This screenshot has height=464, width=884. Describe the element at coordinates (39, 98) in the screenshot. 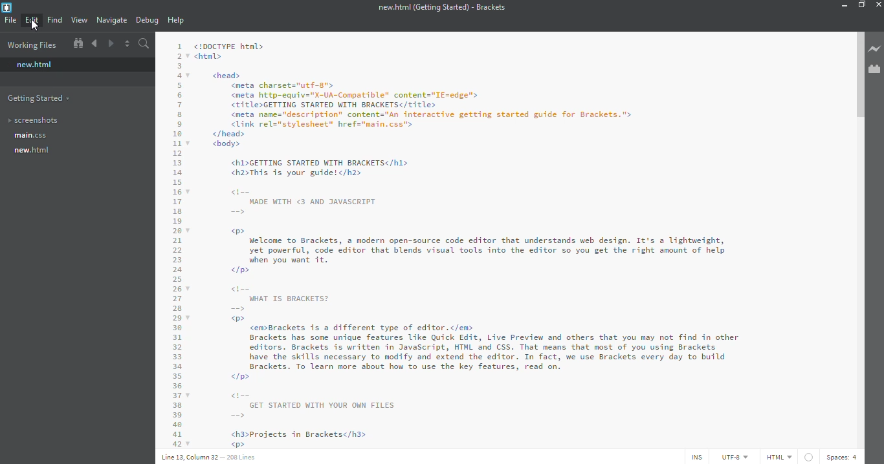

I see `getting started` at that location.